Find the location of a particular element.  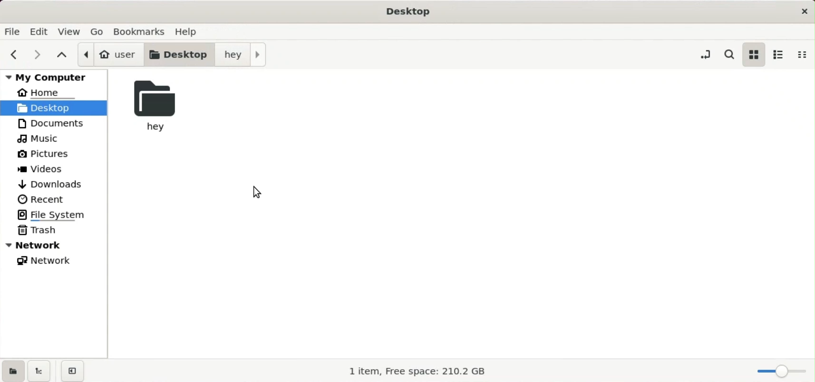

file system is located at coordinates (53, 214).